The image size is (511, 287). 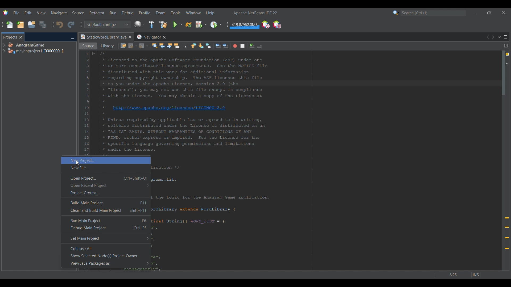 I want to click on Reload, so click(x=188, y=25).